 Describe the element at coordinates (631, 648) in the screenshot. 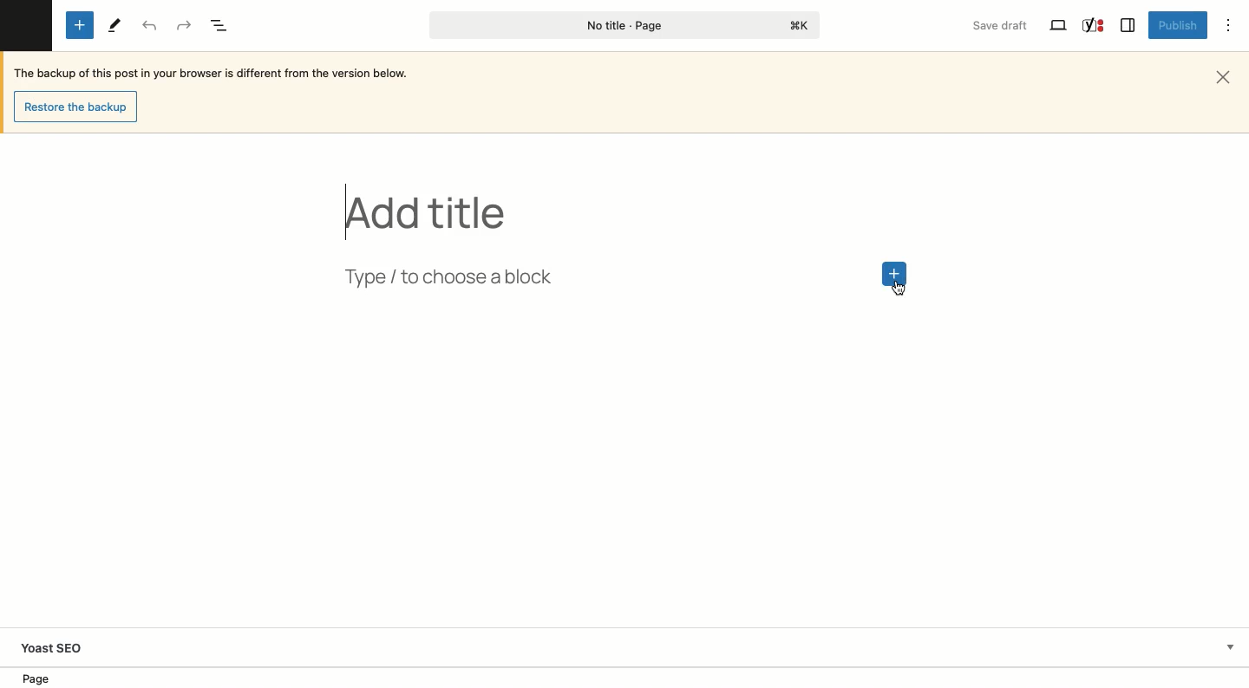

I see `Yoast SEO` at that location.